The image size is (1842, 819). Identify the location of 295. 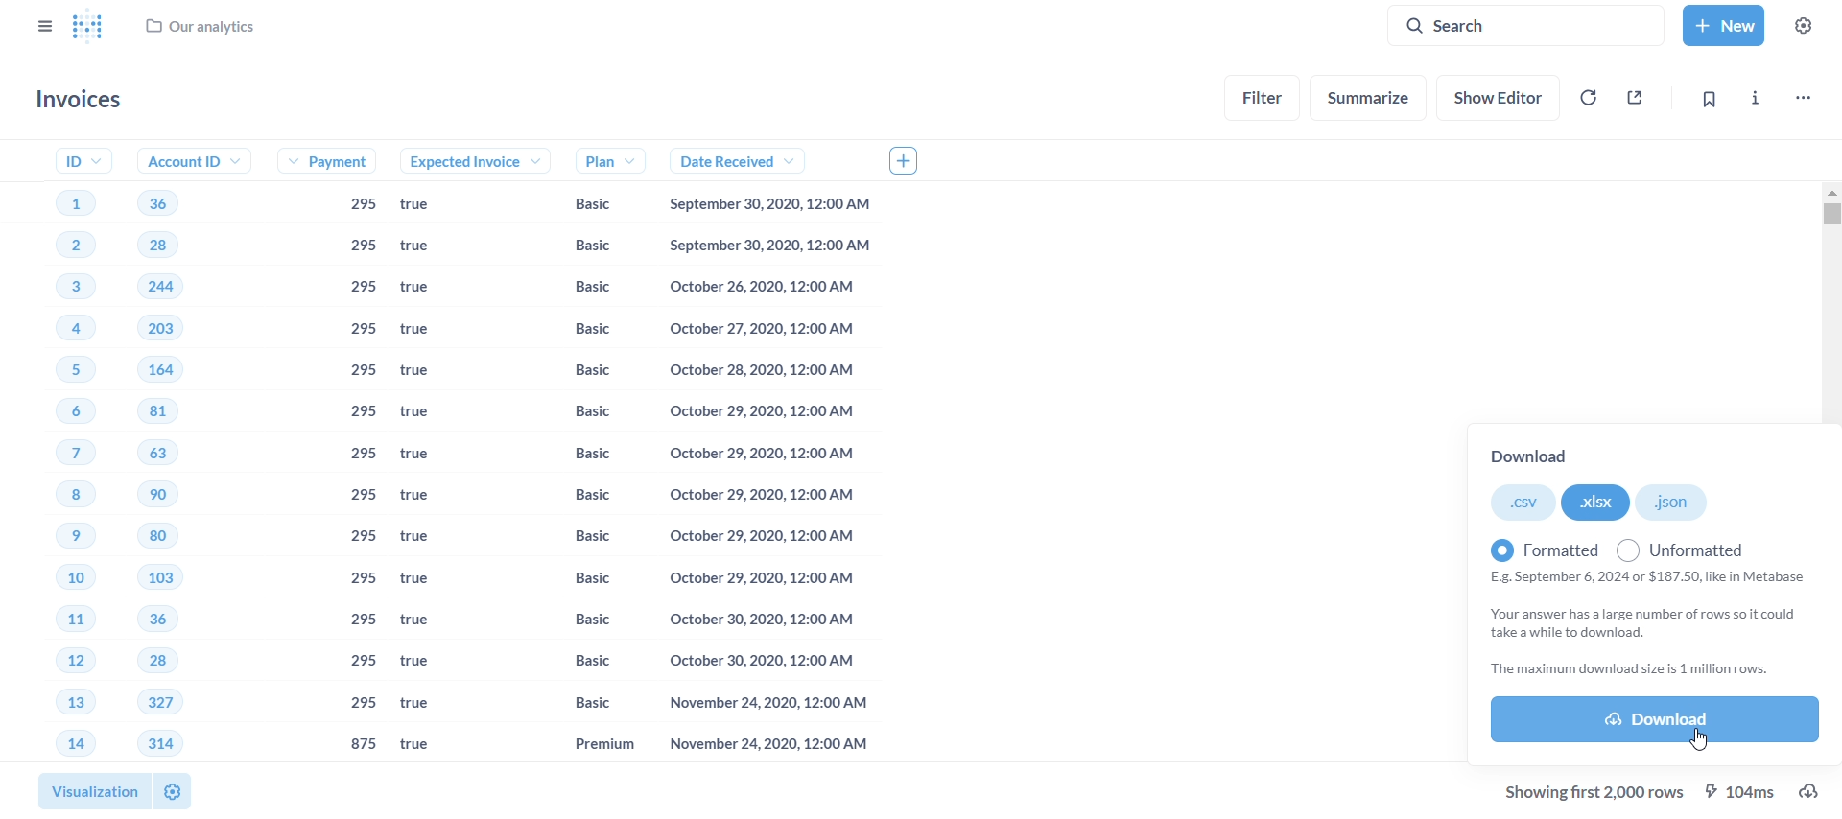
(360, 246).